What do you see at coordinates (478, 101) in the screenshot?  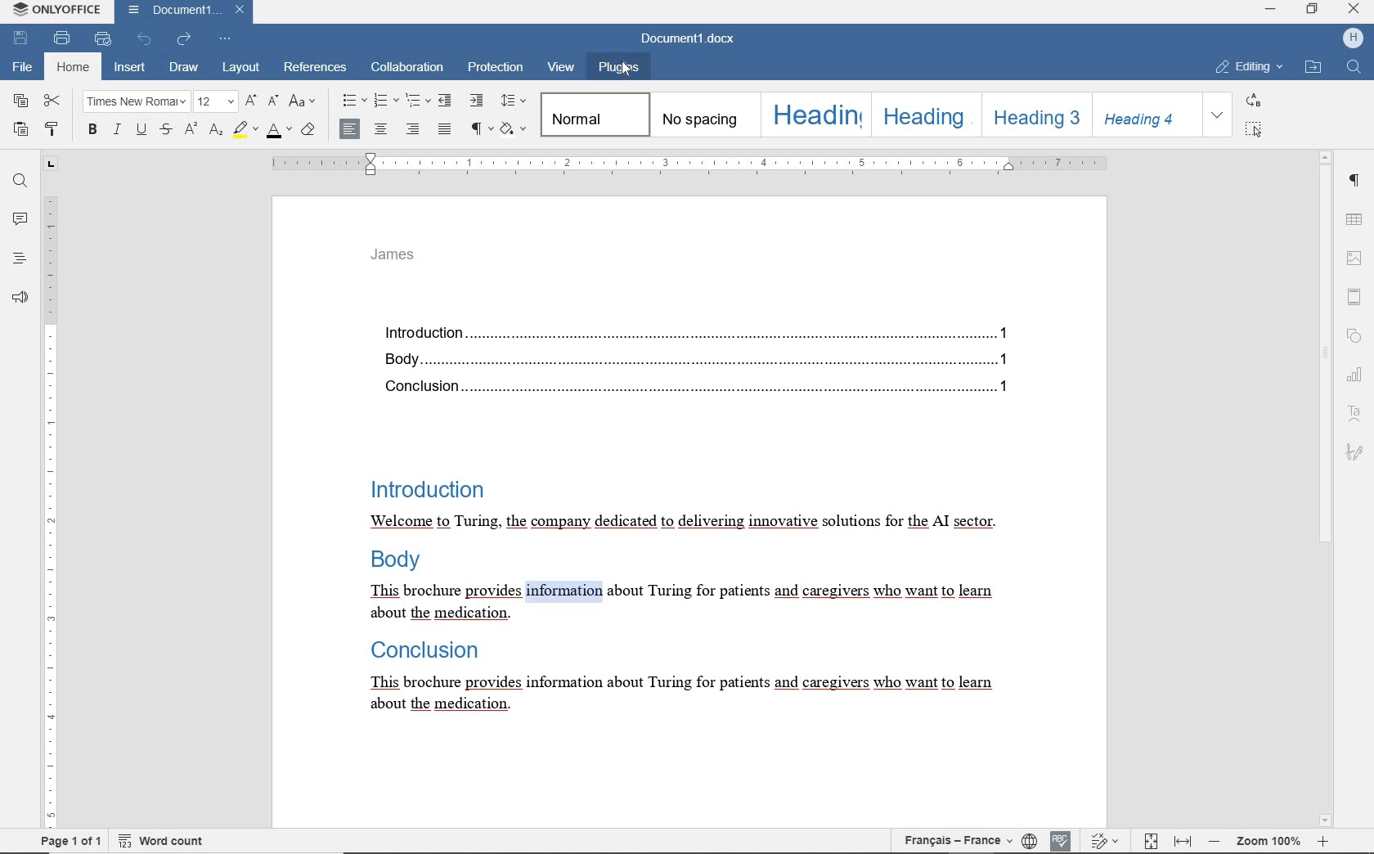 I see `INCREASE INDENT` at bounding box center [478, 101].